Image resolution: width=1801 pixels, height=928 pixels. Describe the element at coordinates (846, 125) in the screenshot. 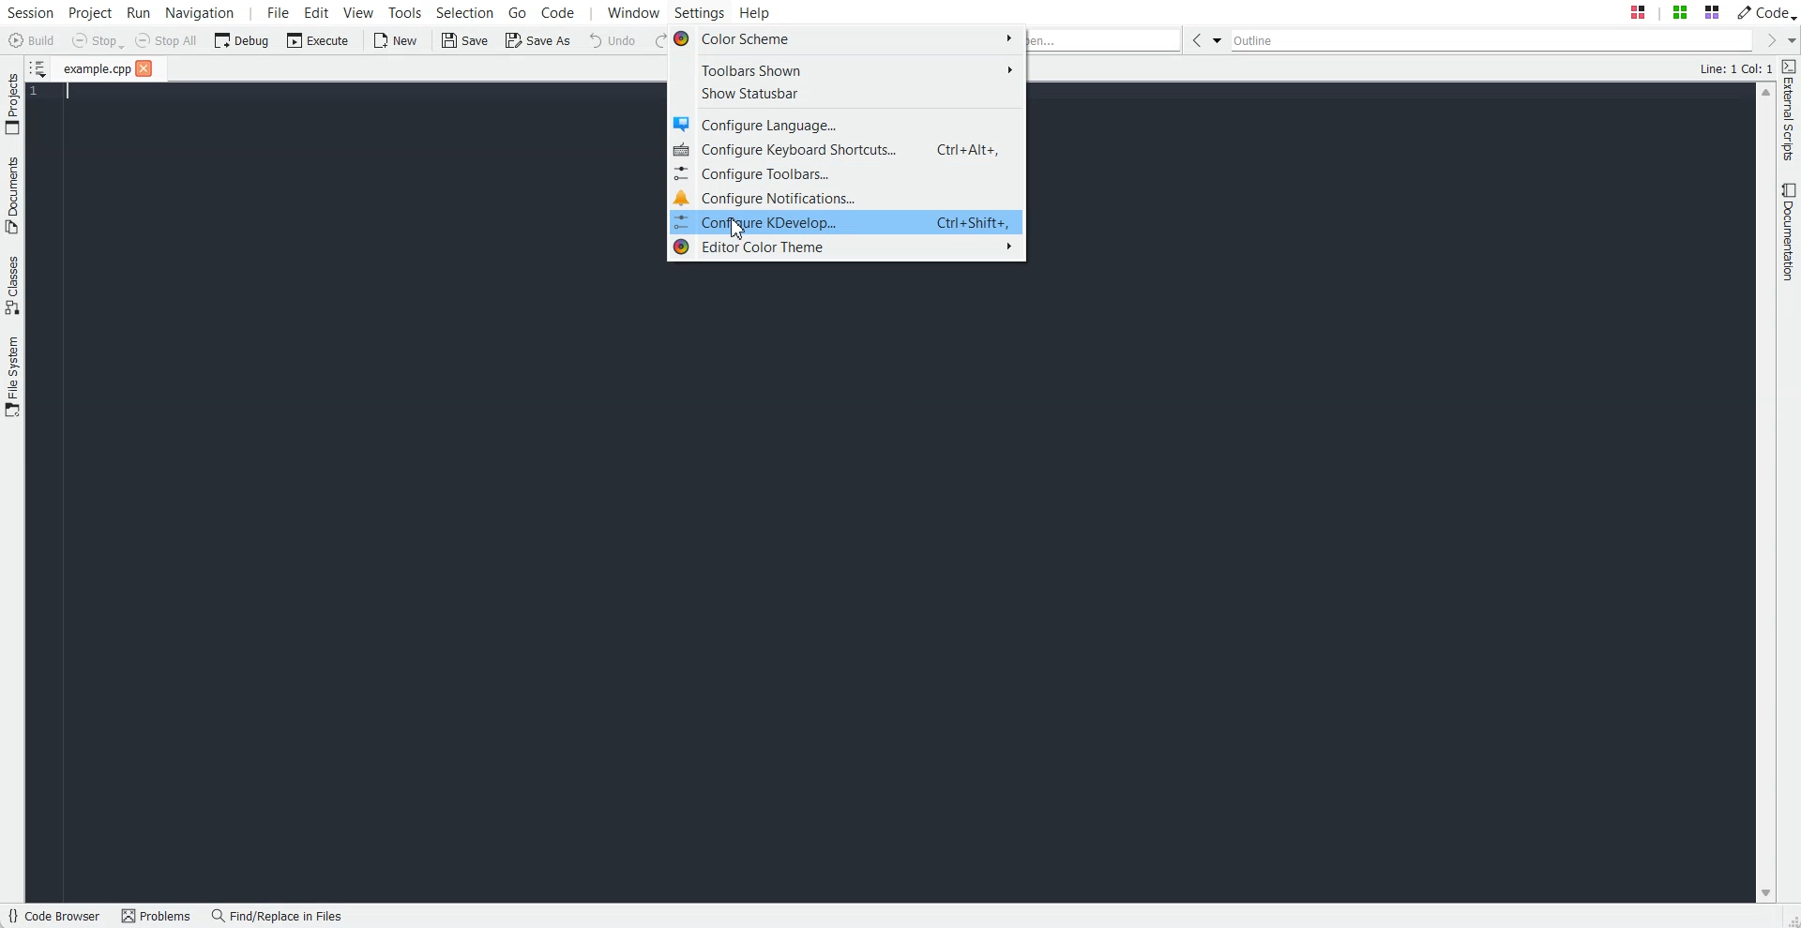

I see `Configure Language` at that location.